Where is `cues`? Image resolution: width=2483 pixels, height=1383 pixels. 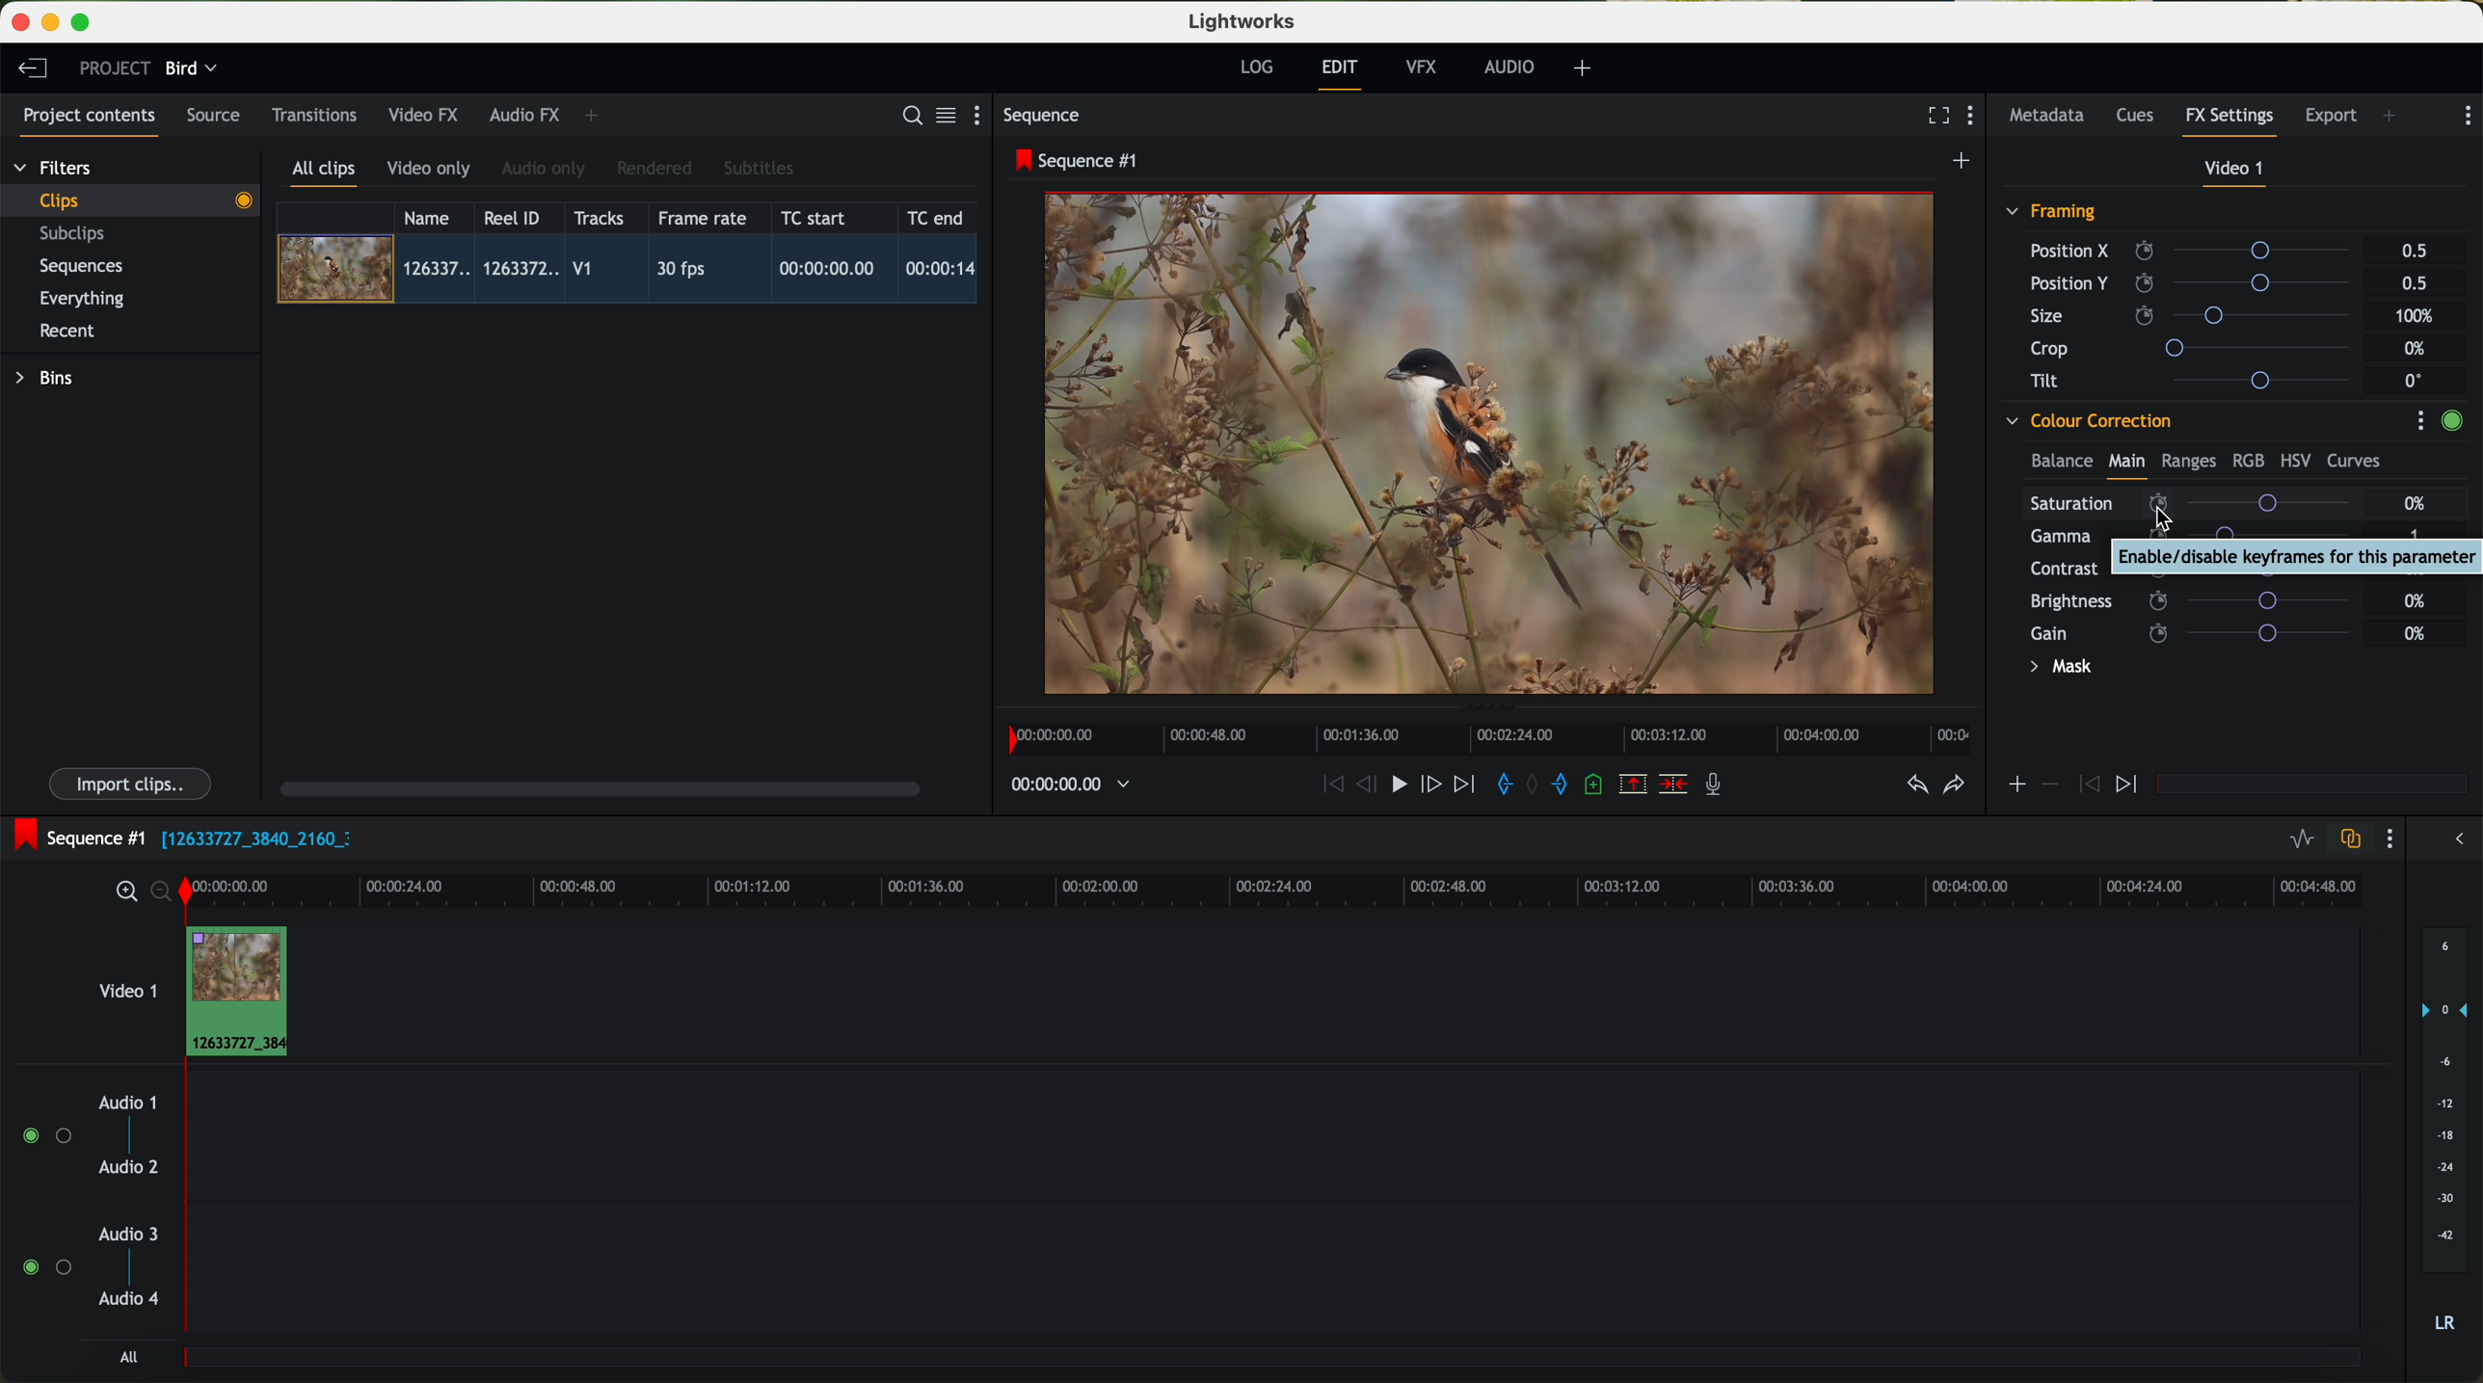 cues is located at coordinates (2141, 117).